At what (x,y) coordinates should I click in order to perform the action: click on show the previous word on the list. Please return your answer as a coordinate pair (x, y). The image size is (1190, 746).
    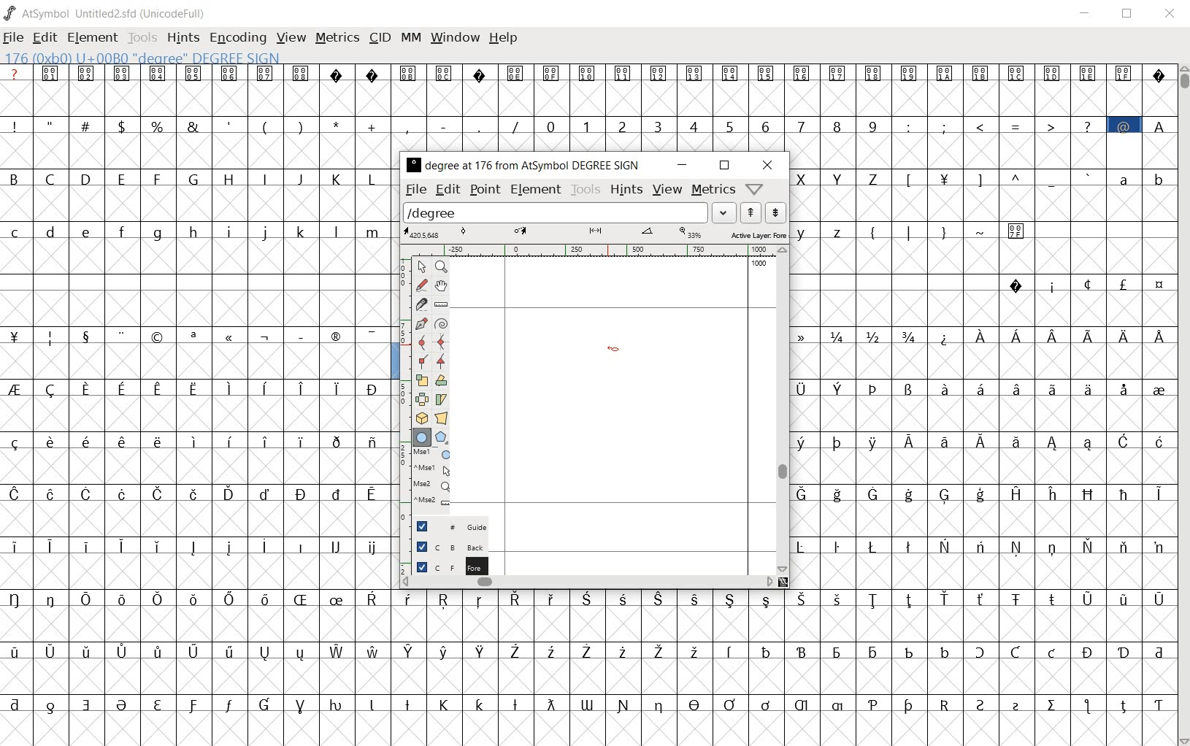
    Looking at the image, I should click on (775, 212).